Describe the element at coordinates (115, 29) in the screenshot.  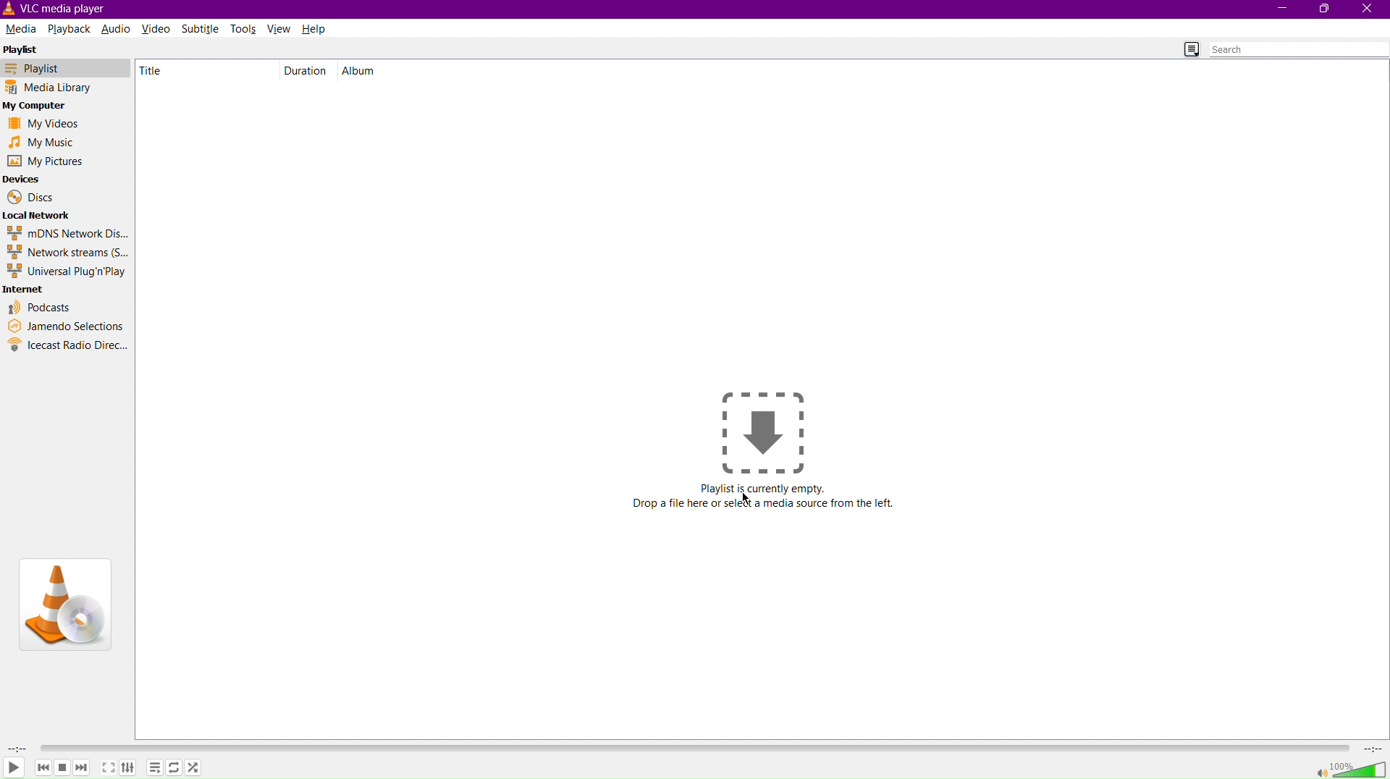
I see `Audio` at that location.